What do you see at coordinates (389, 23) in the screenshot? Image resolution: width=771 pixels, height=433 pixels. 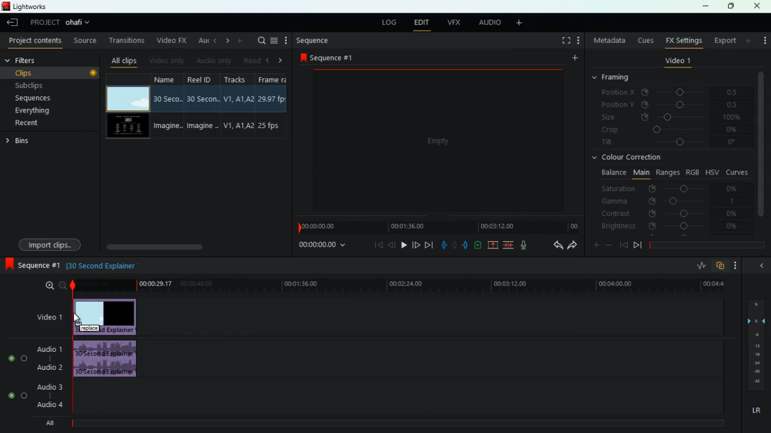 I see `log` at bounding box center [389, 23].